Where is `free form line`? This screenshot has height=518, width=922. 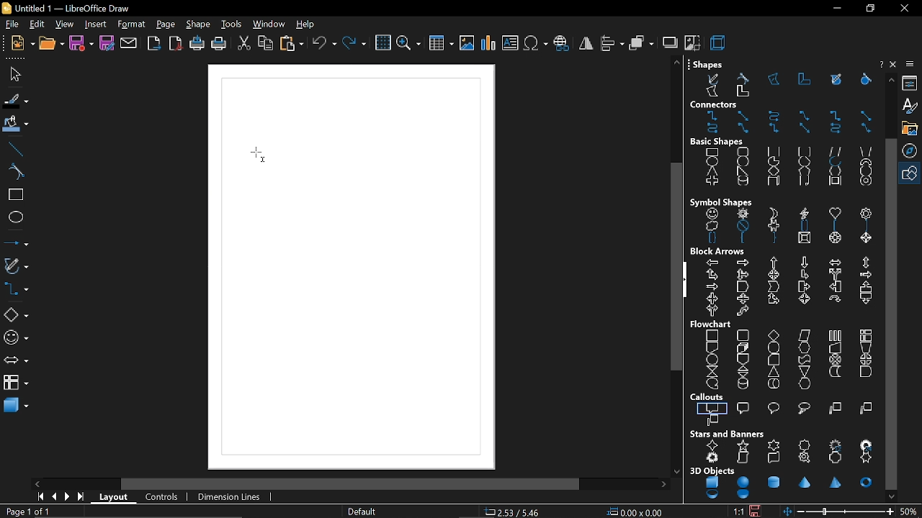 free form line is located at coordinates (712, 78).